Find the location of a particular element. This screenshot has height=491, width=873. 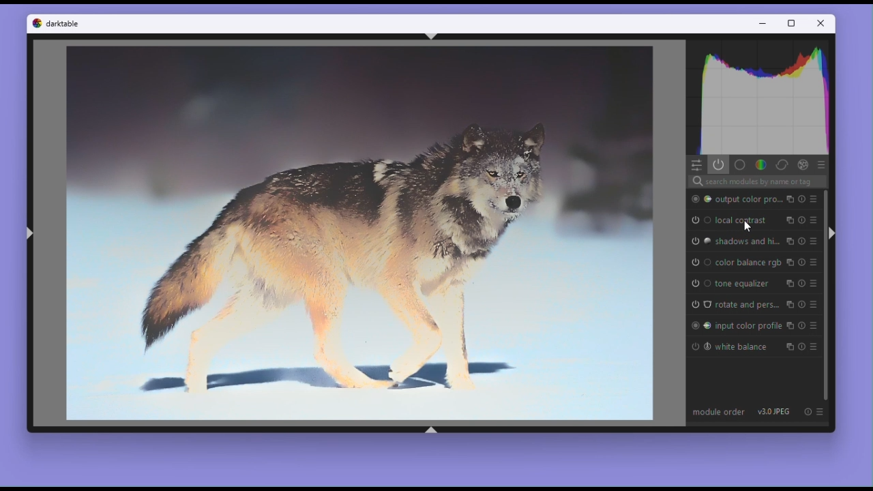

shift+ctrl+l is located at coordinates (34, 234).